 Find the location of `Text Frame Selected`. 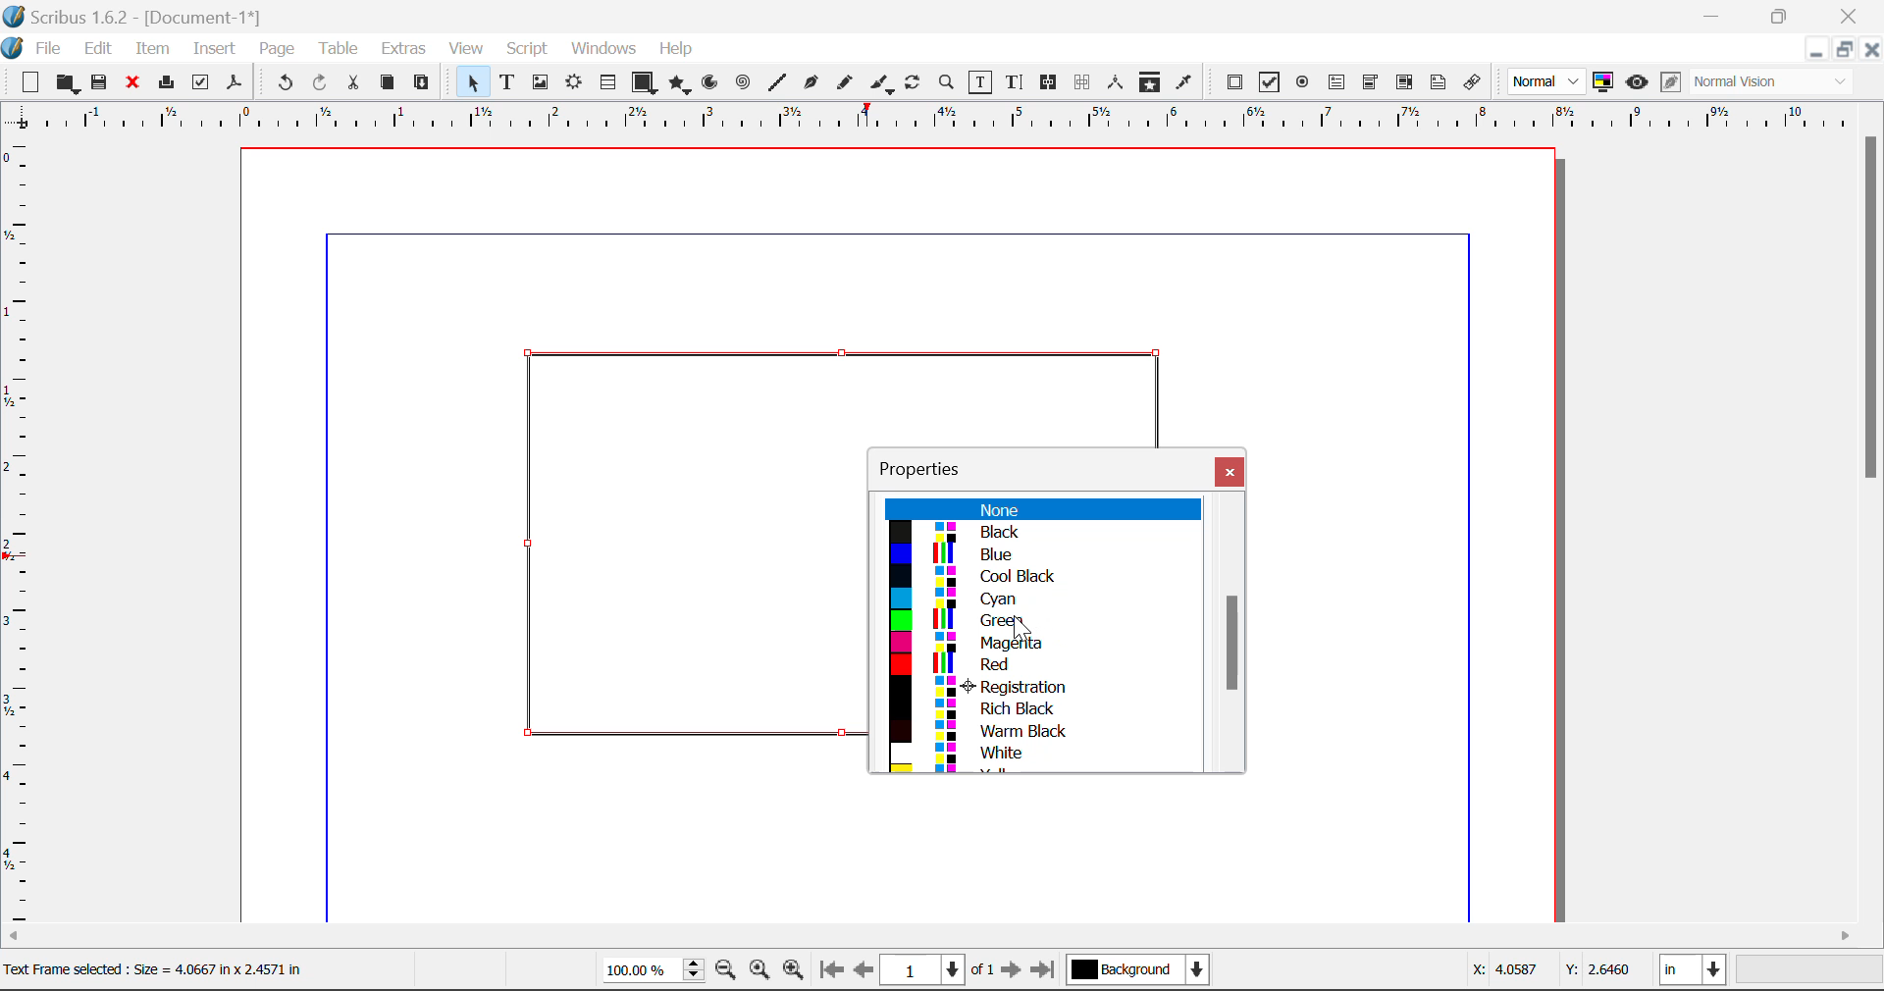

Text Frame Selected is located at coordinates (506, 81).